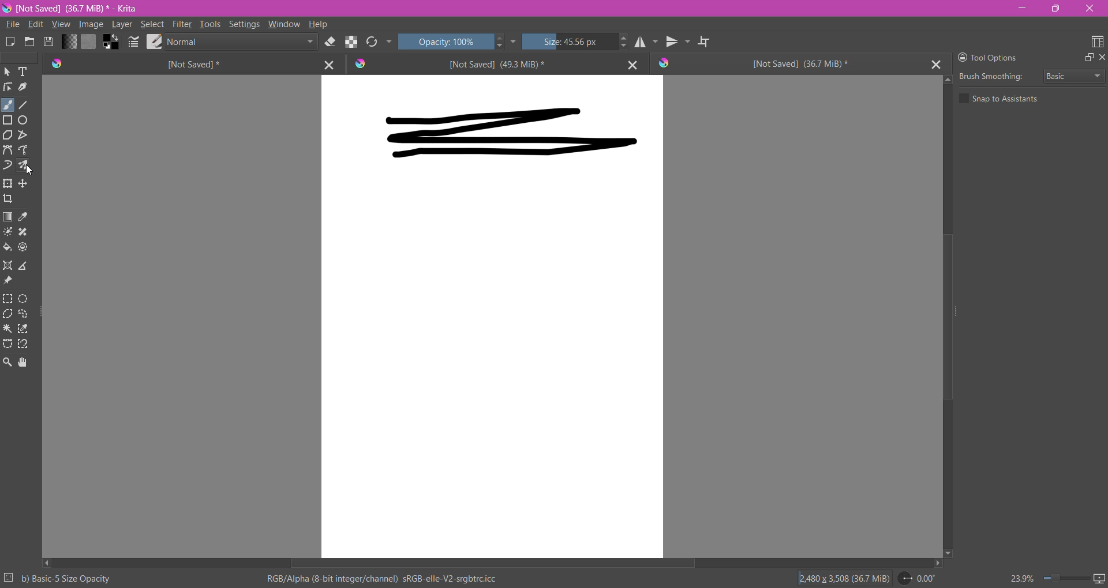 Image resolution: width=1108 pixels, height=588 pixels. I want to click on Choose Workspace, so click(1096, 42).